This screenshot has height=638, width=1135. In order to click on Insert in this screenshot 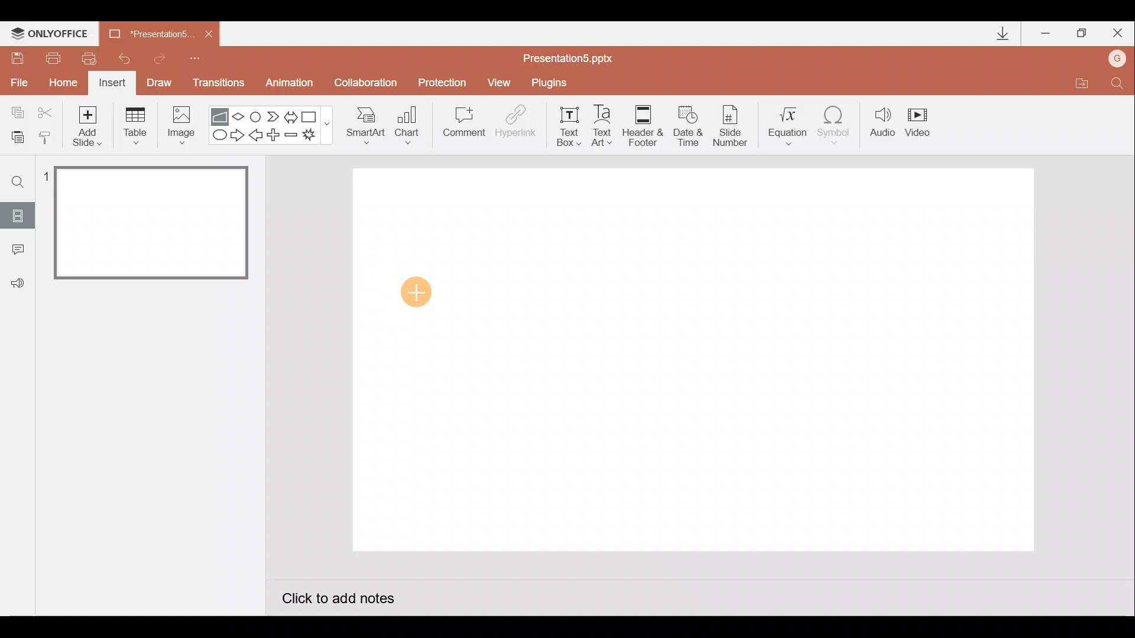, I will do `click(111, 84)`.